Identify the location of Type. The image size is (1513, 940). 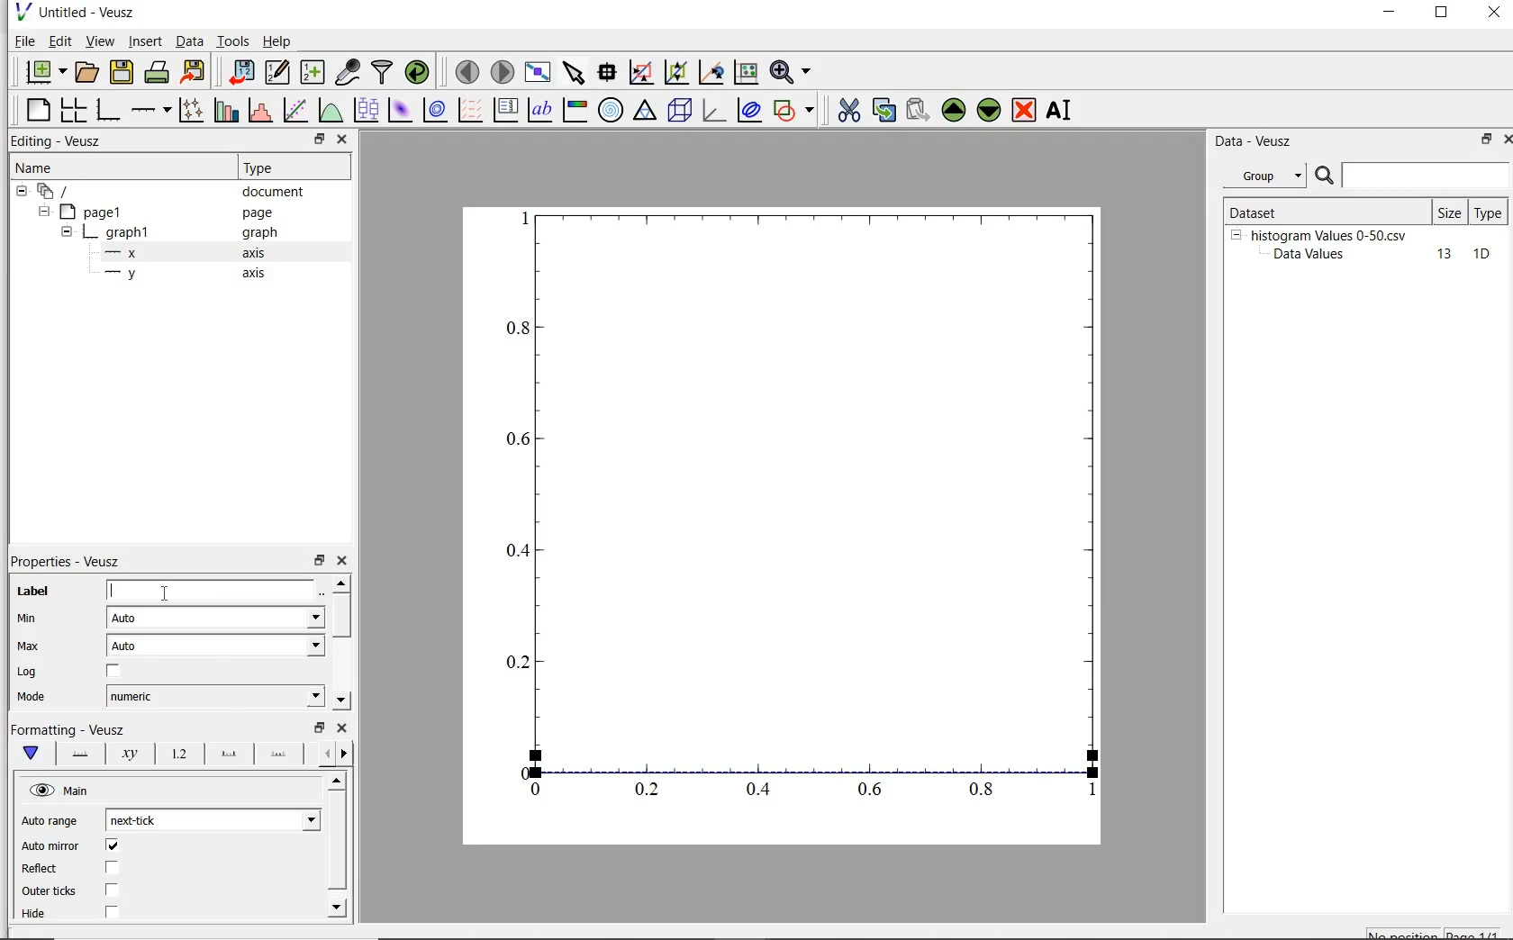
(290, 168).